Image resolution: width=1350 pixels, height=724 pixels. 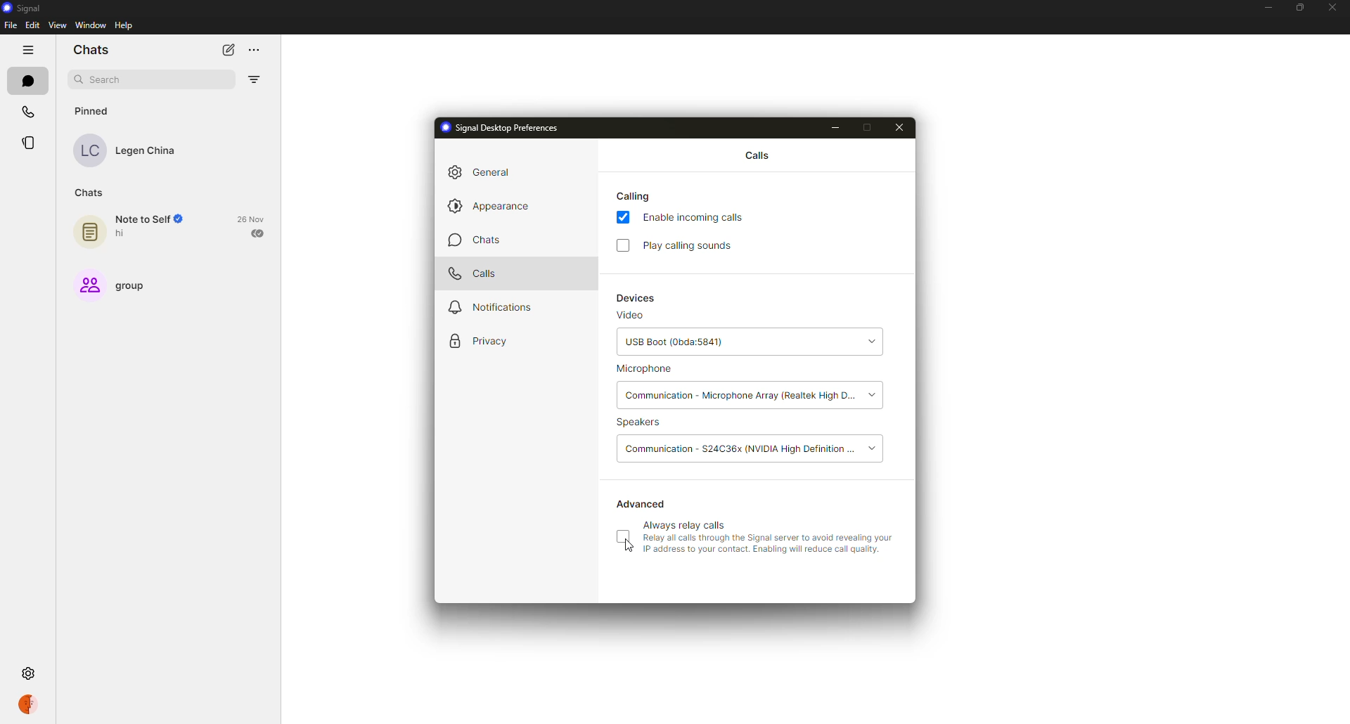 I want to click on Deley of all calls through the Signal server to avoid revealing your IP adress to your contact. Enabling it will reduce call quality., so click(x=771, y=546).